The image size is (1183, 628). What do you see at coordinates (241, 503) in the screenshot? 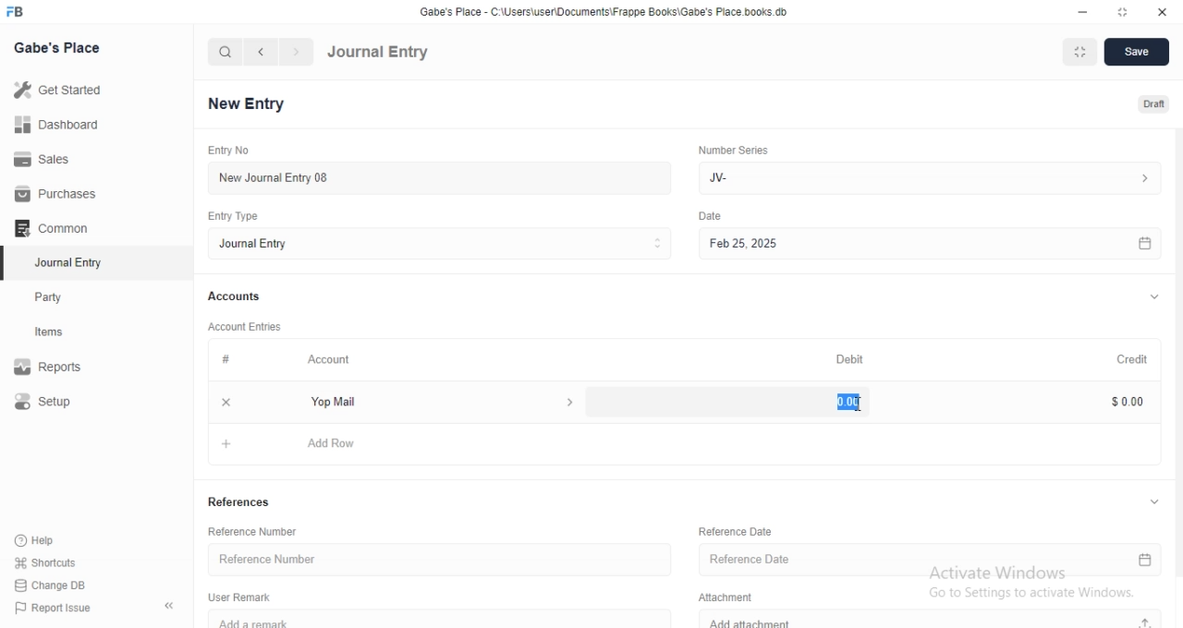
I see `References` at bounding box center [241, 503].